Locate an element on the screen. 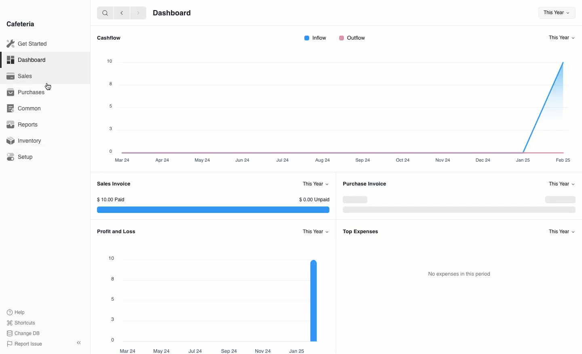 The width and height of the screenshot is (582, 354). 0 is located at coordinates (112, 339).